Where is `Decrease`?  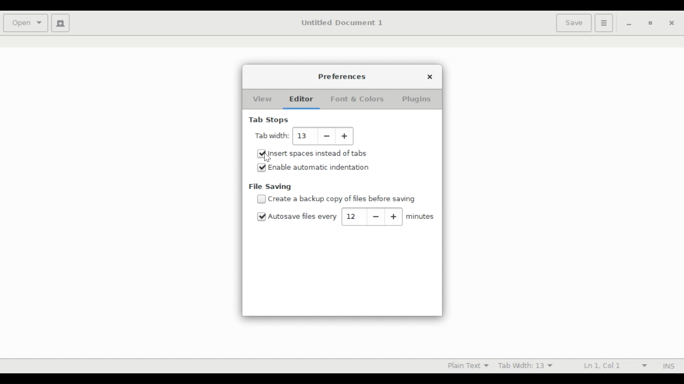 Decrease is located at coordinates (377, 216).